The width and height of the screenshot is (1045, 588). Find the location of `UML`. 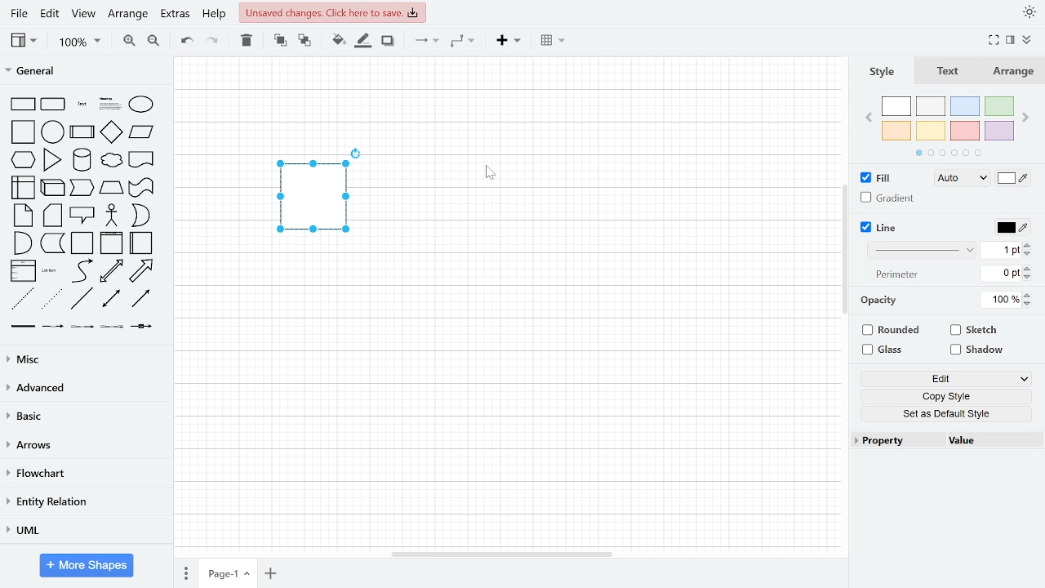

UML is located at coordinates (81, 532).